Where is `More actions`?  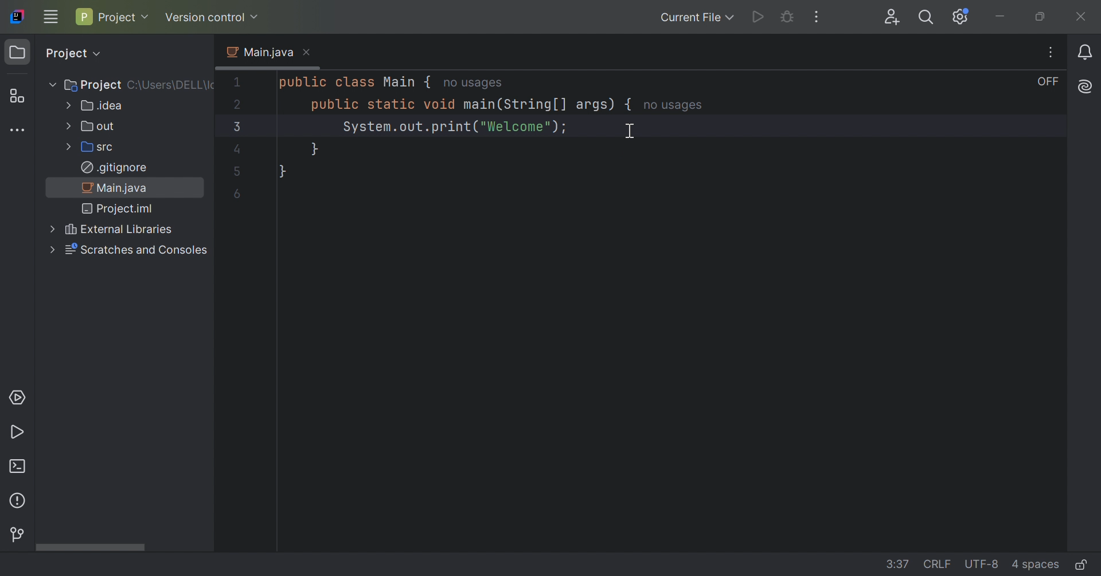
More actions is located at coordinates (815, 17).